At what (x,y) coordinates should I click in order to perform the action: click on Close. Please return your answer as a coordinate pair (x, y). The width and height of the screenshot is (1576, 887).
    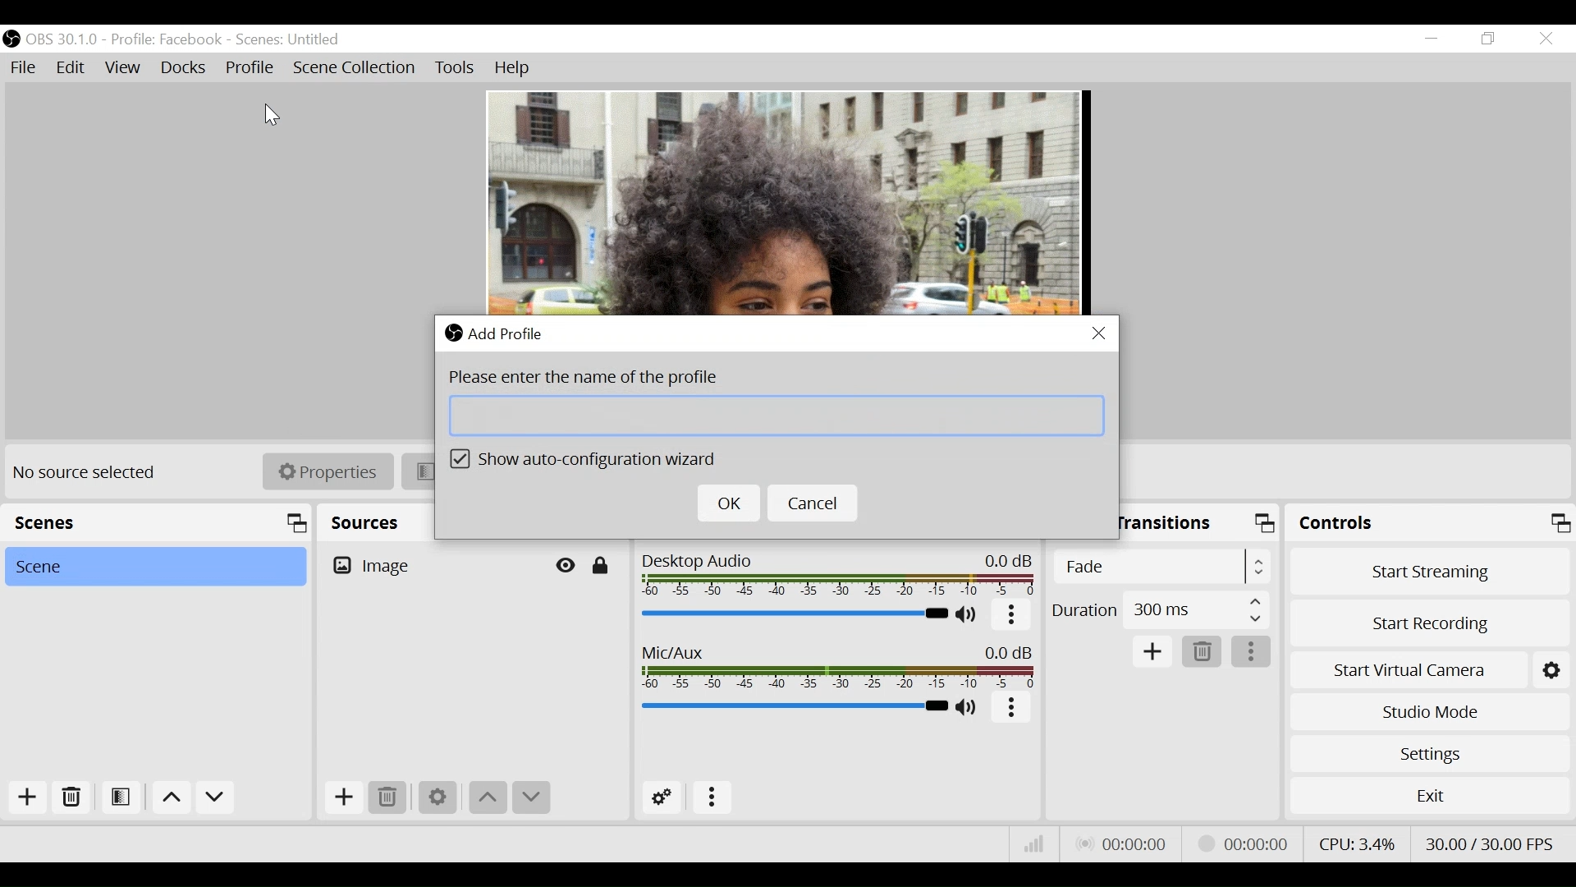
    Looking at the image, I should click on (1545, 38).